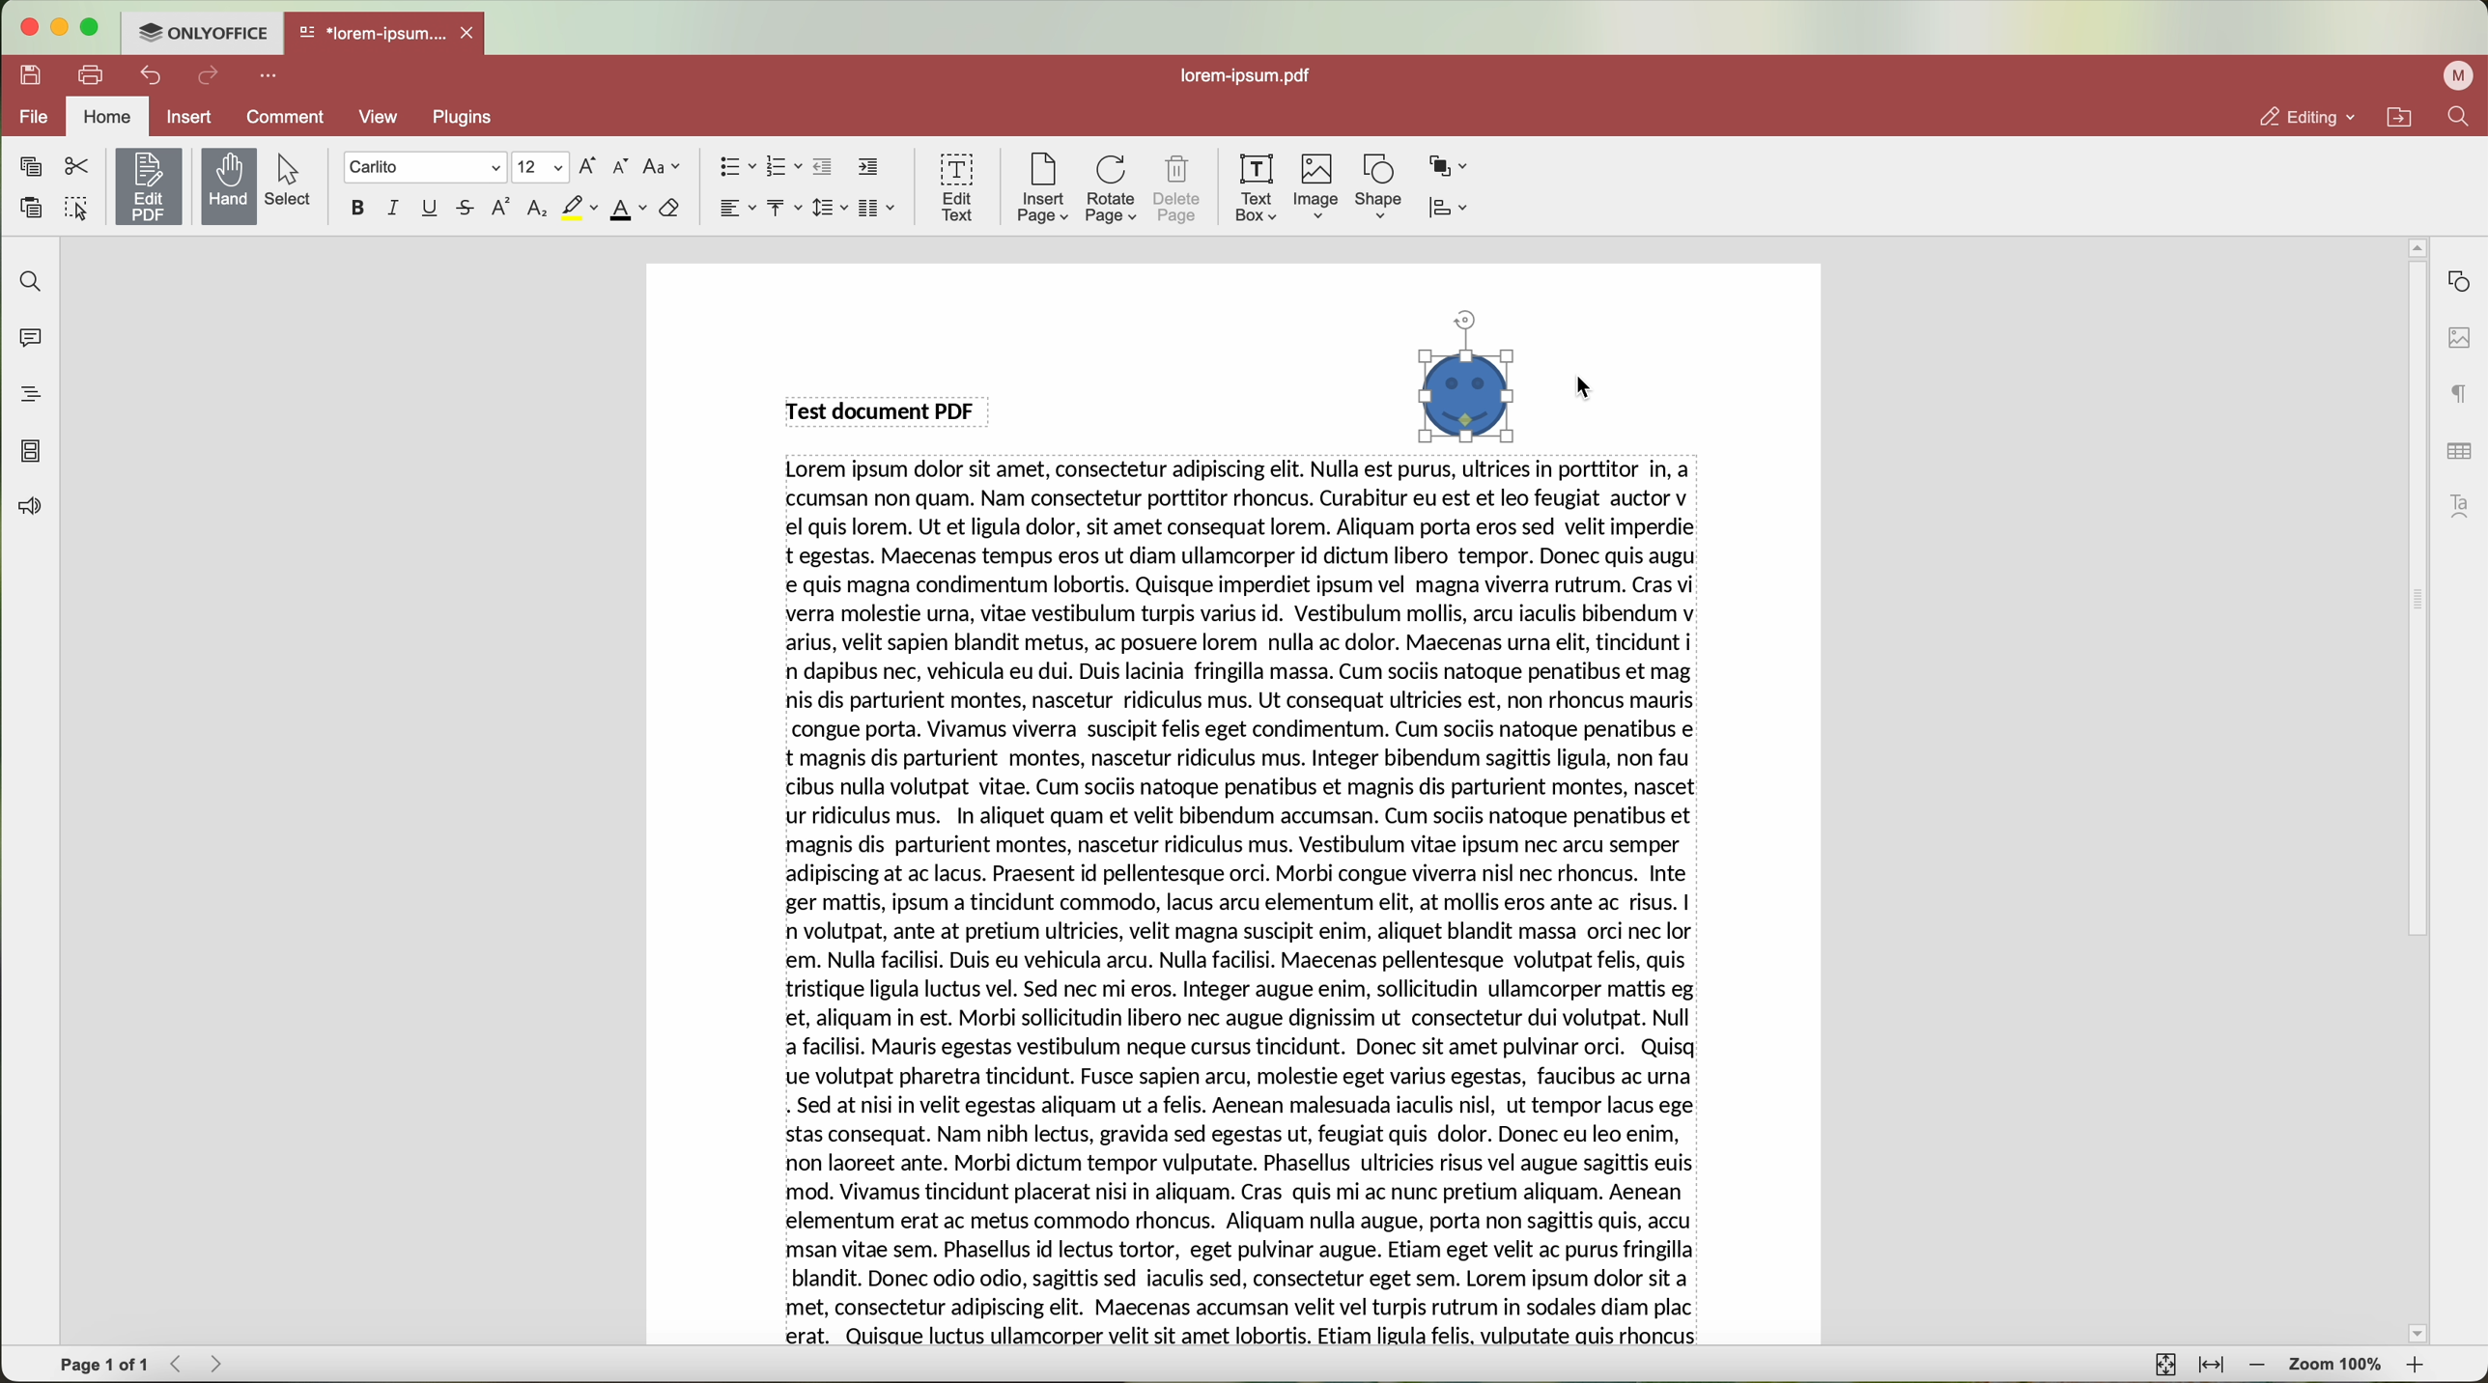 This screenshot has height=1383, width=2488. I want to click on close program, so click(30, 28).